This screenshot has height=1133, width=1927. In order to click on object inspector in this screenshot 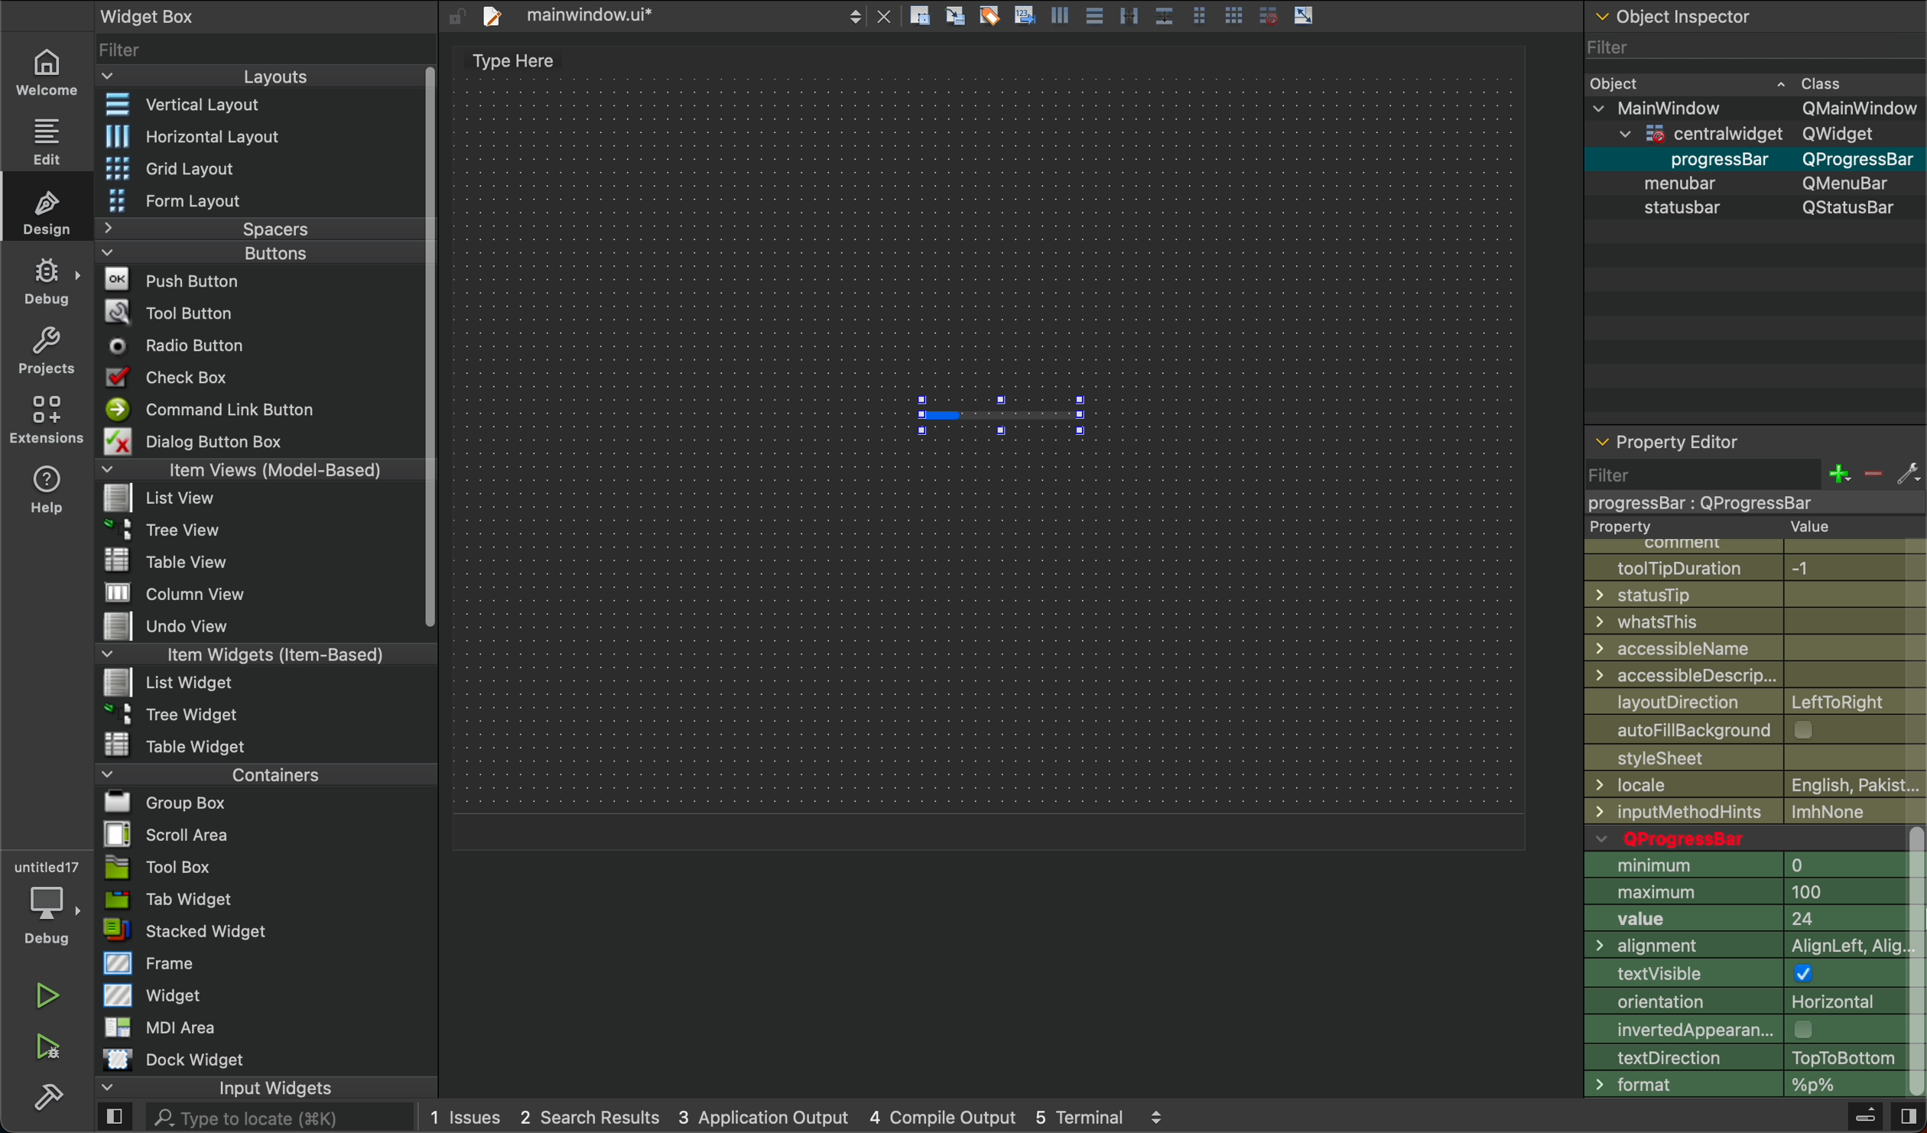, I will do `click(1753, 16)`.